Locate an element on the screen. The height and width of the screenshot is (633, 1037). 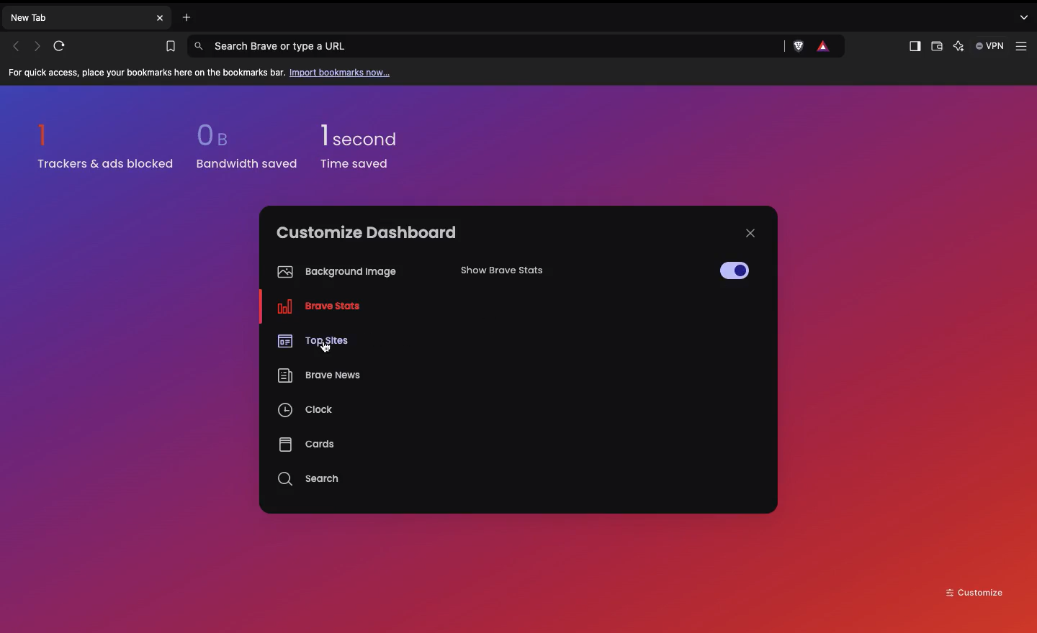
Import bookmarks now... is located at coordinates (343, 72).